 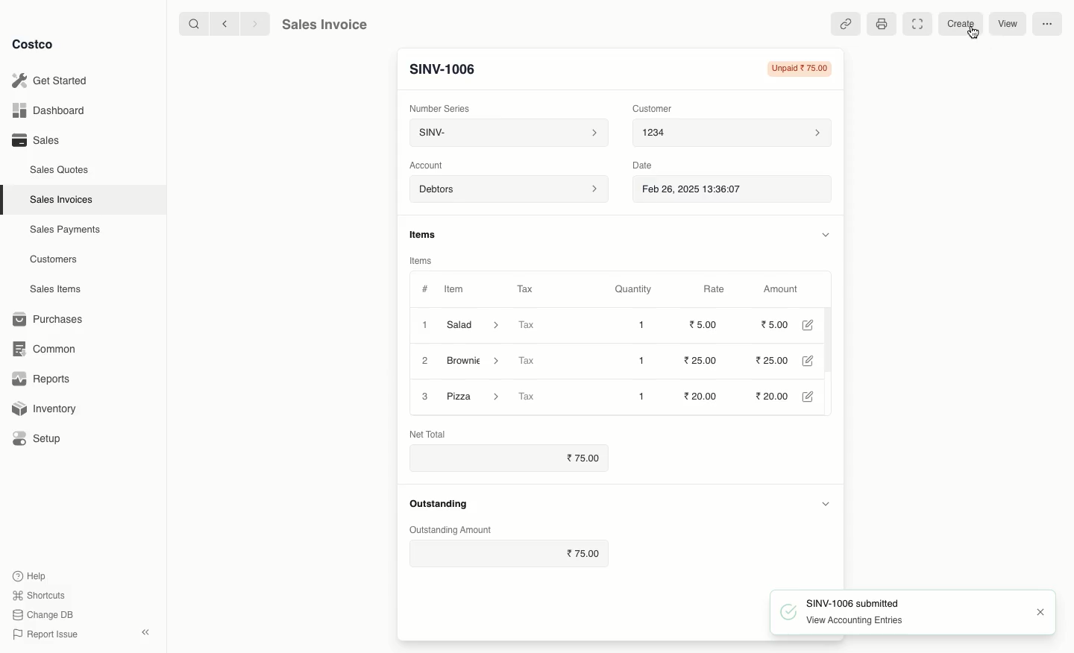 What do you see at coordinates (324, 26) in the screenshot?
I see `Sales Invoice` at bounding box center [324, 26].